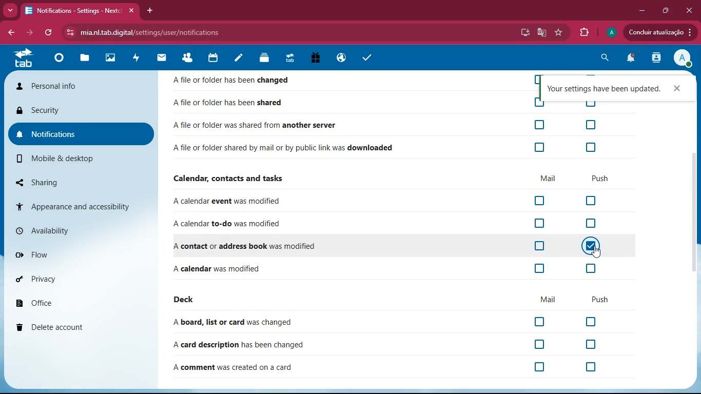 The height and width of the screenshot is (394, 701). Describe the element at coordinates (696, 212) in the screenshot. I see `Scrollbar` at that location.